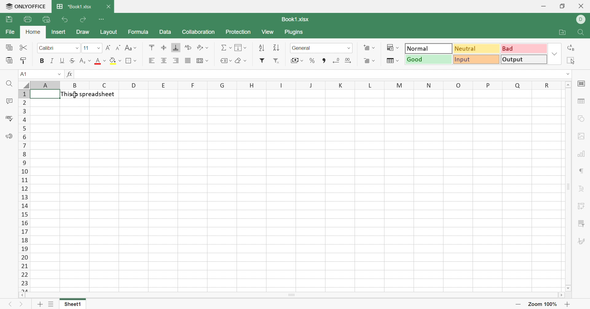 The width and height of the screenshot is (590, 309). I want to click on Drop Down, so click(75, 48).